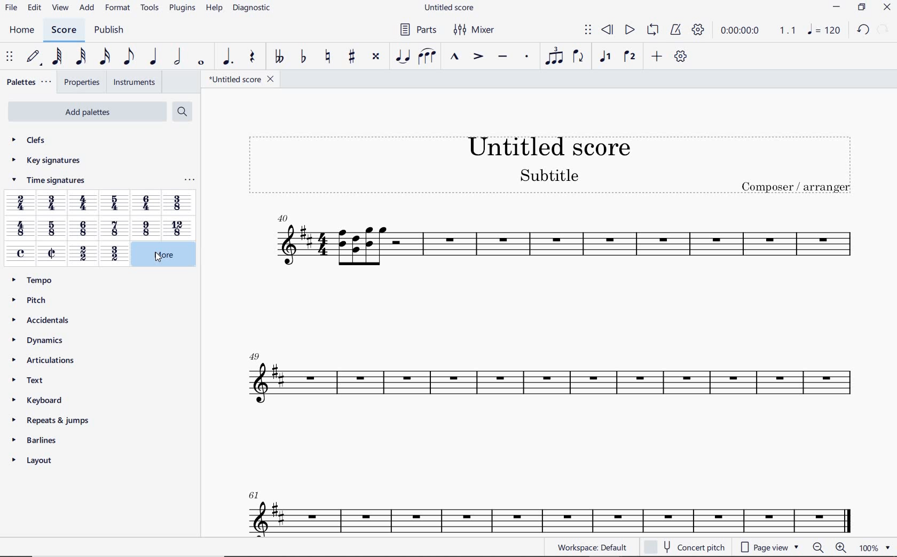 The image size is (897, 557). Describe the element at coordinates (252, 9) in the screenshot. I see `DIAGNOSTIC` at that location.